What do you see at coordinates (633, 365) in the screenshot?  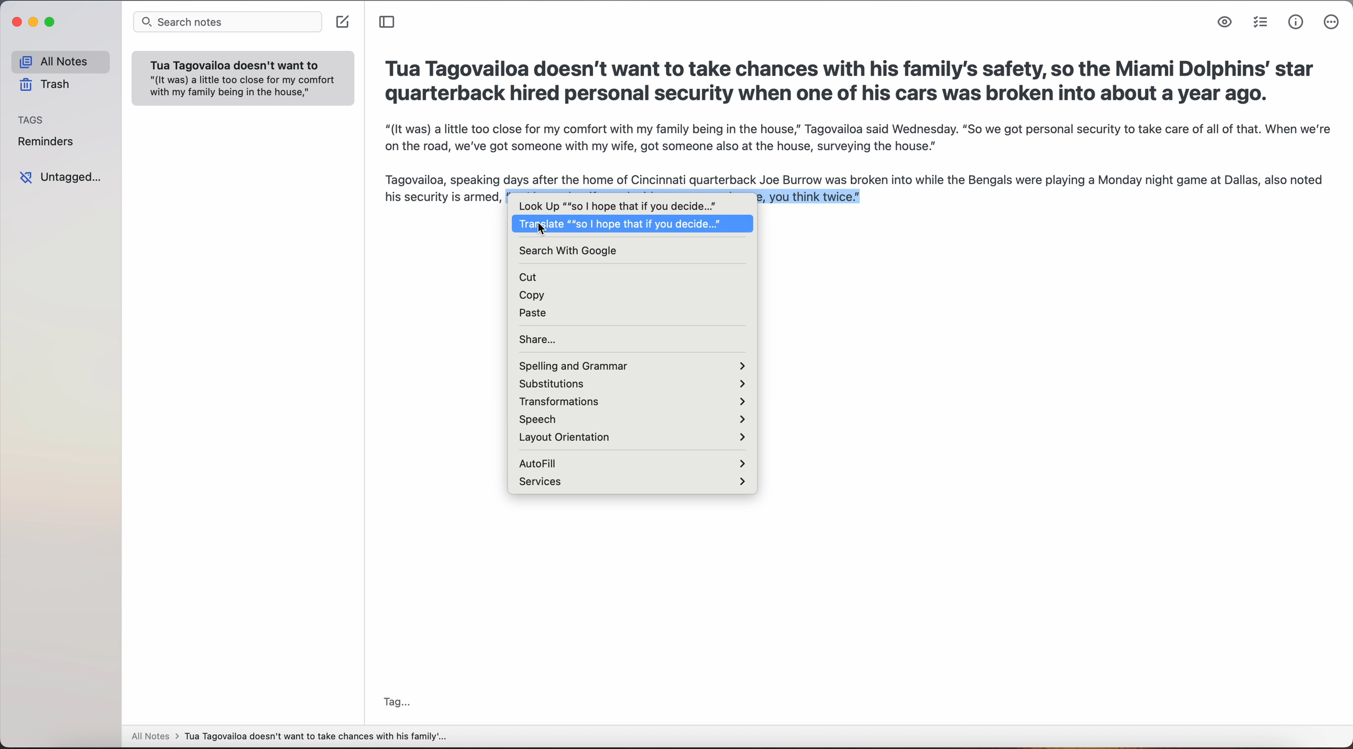 I see `spelling and grammar` at bounding box center [633, 365].